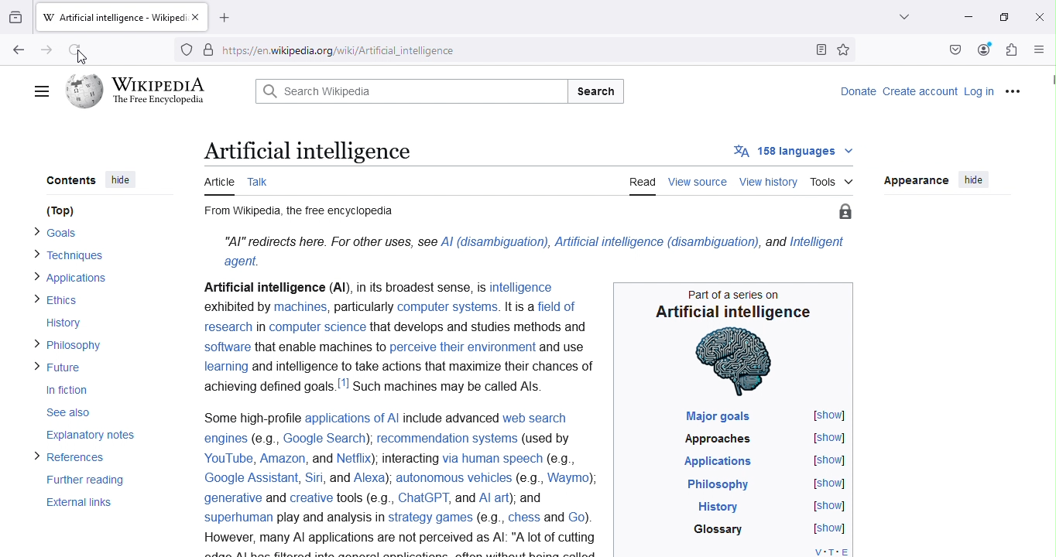  I want to click on particularly, so click(365, 309).